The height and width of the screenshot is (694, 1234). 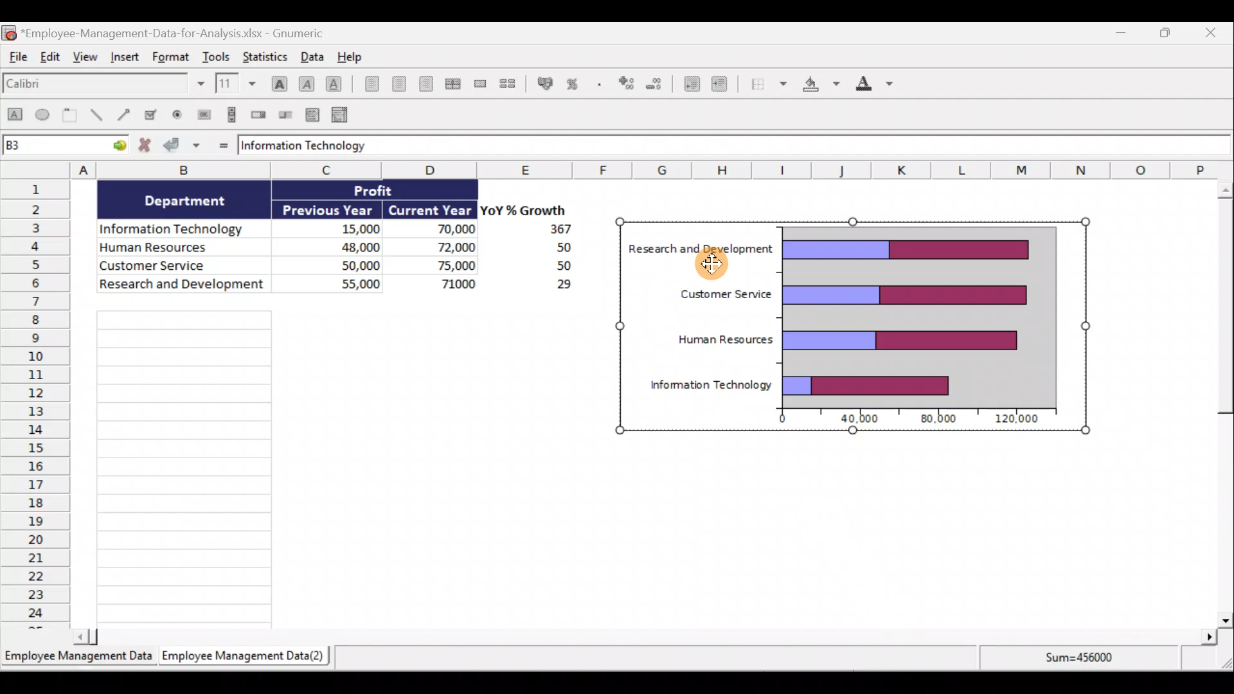 What do you see at coordinates (480, 84) in the screenshot?
I see `Merge a range of cells` at bounding box center [480, 84].